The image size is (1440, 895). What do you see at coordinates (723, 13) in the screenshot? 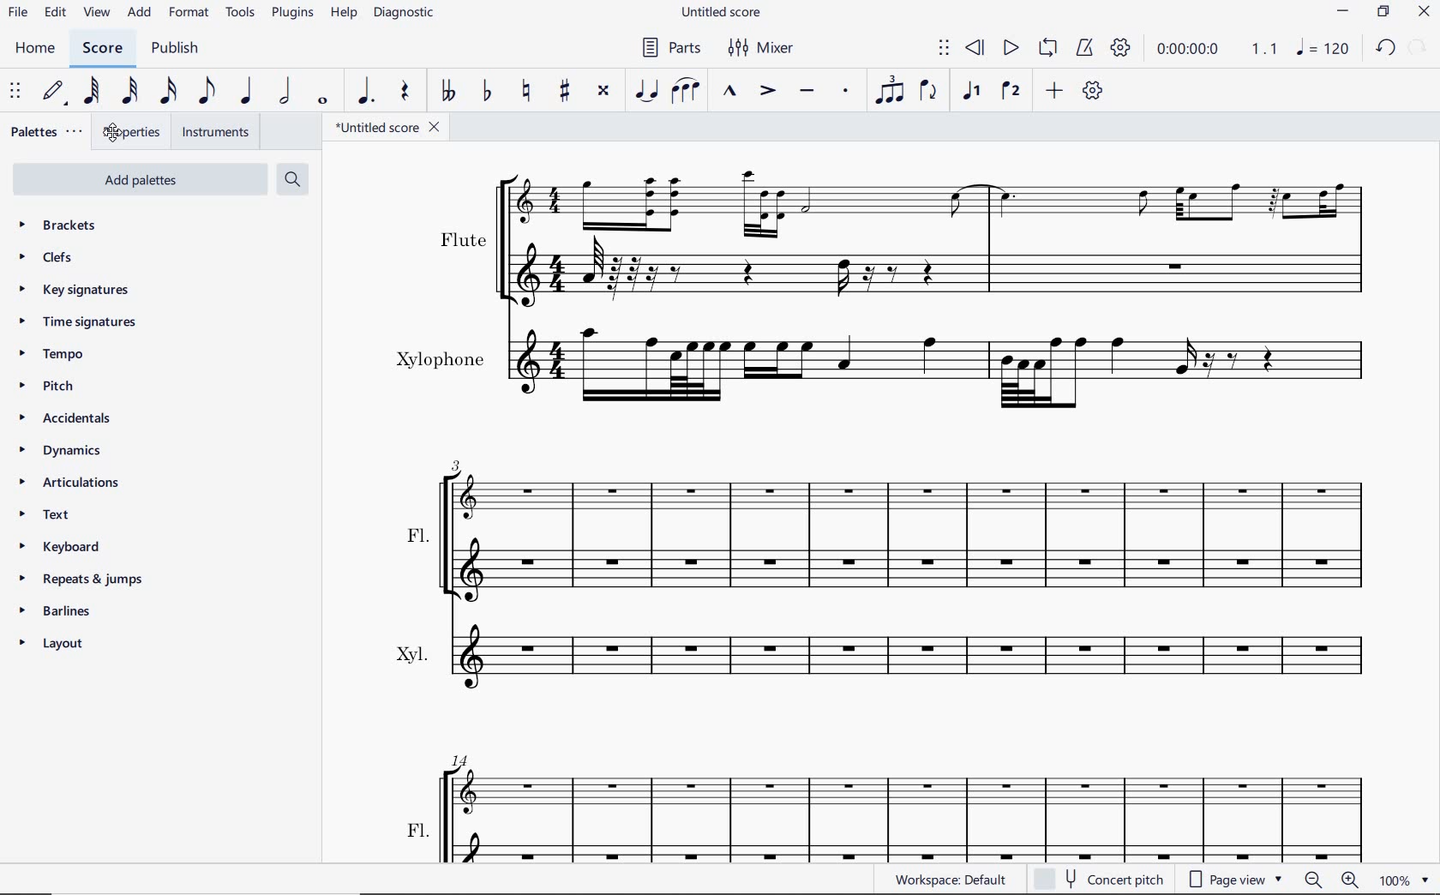
I see `FILE NAME` at bounding box center [723, 13].